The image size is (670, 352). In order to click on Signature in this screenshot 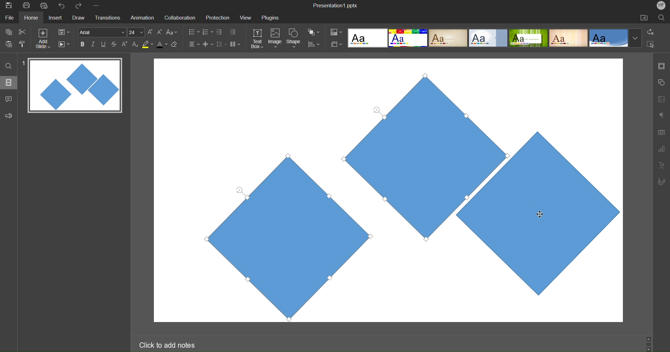, I will do `click(661, 182)`.